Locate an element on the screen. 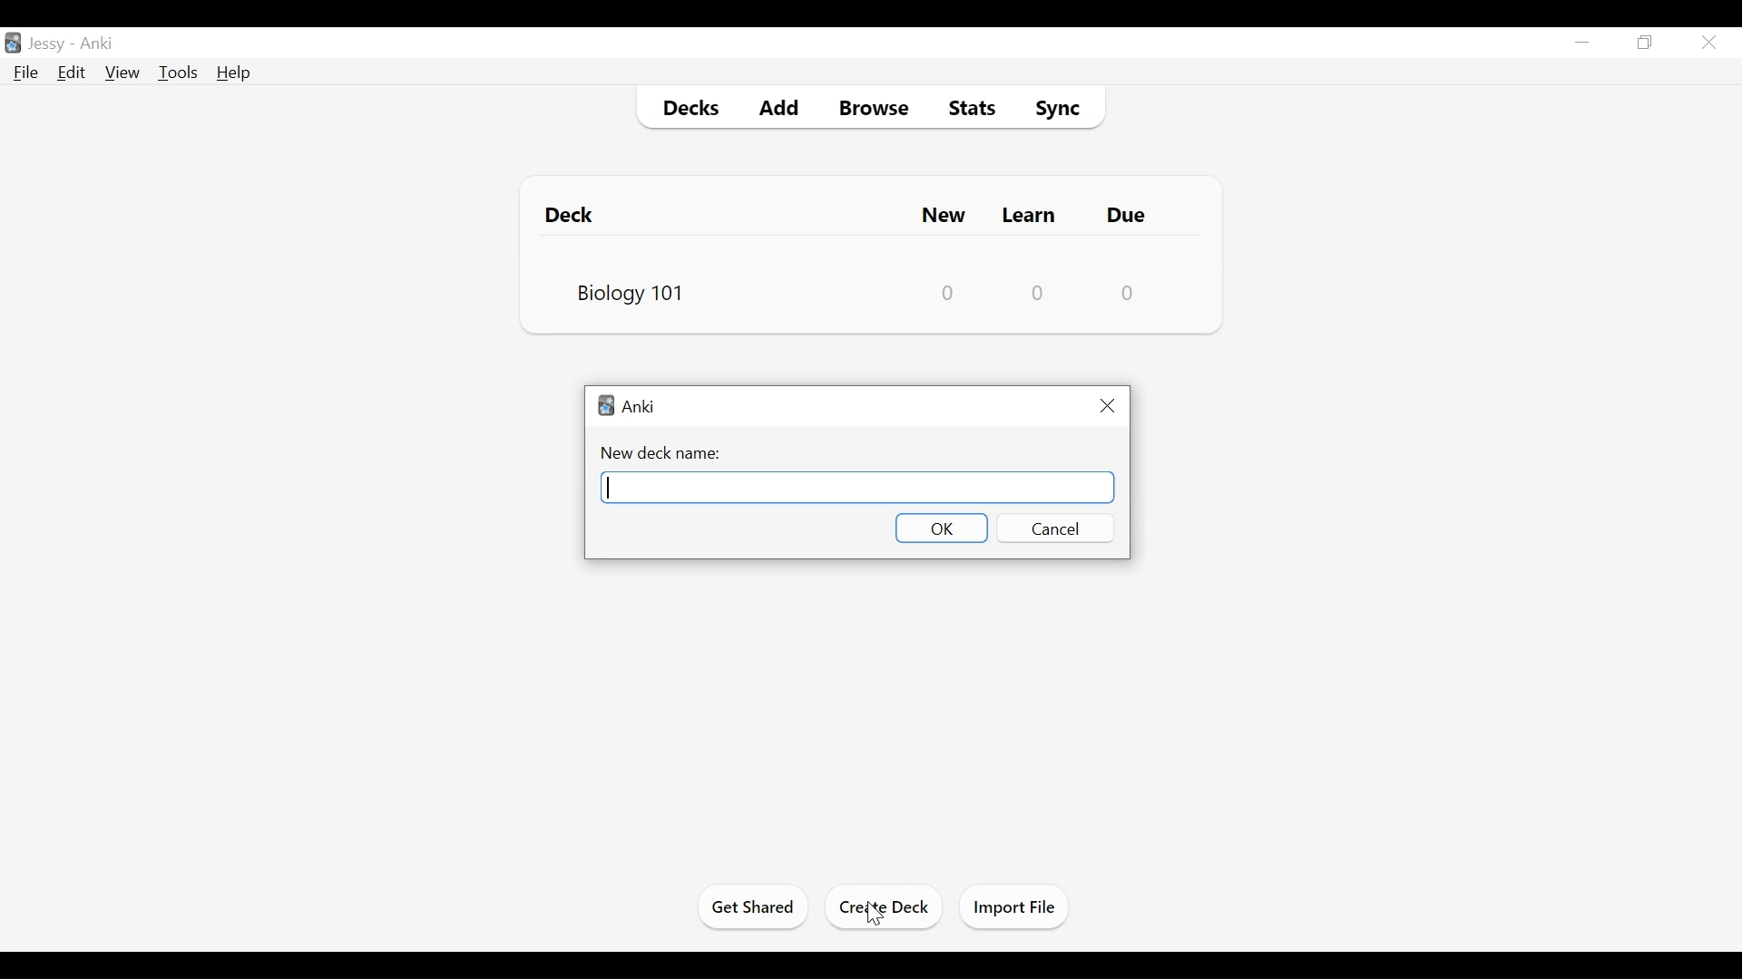 Image resolution: width=1742 pixels, height=979 pixels. New Deck Name Field is located at coordinates (859, 488).